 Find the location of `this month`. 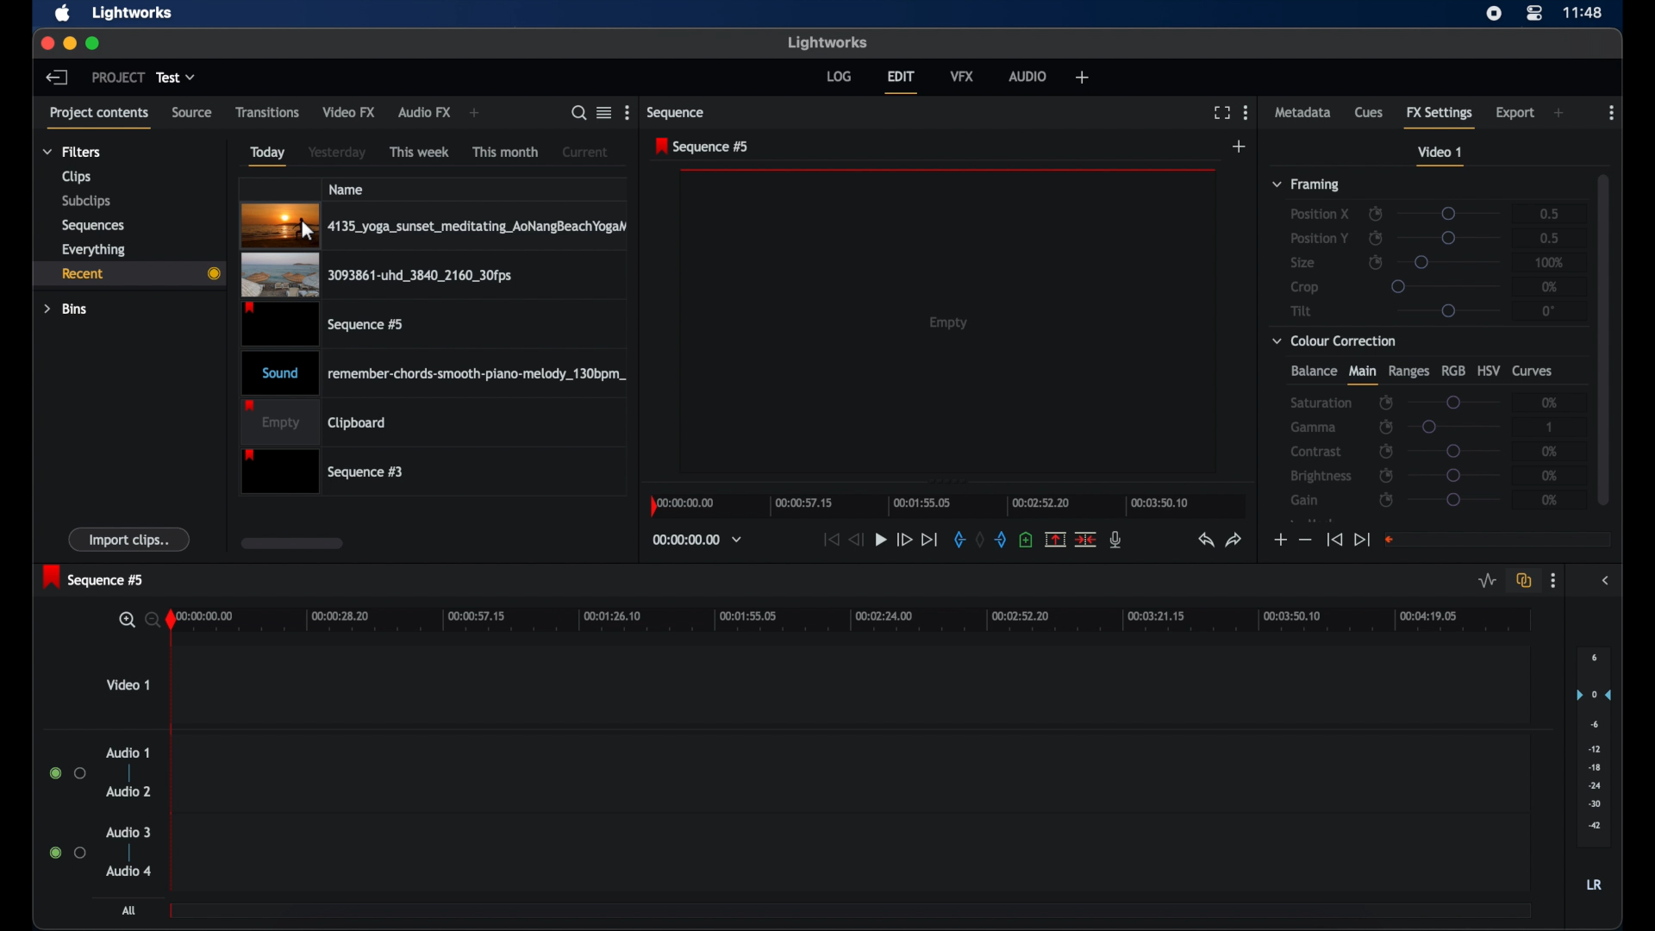

this month is located at coordinates (505, 152).